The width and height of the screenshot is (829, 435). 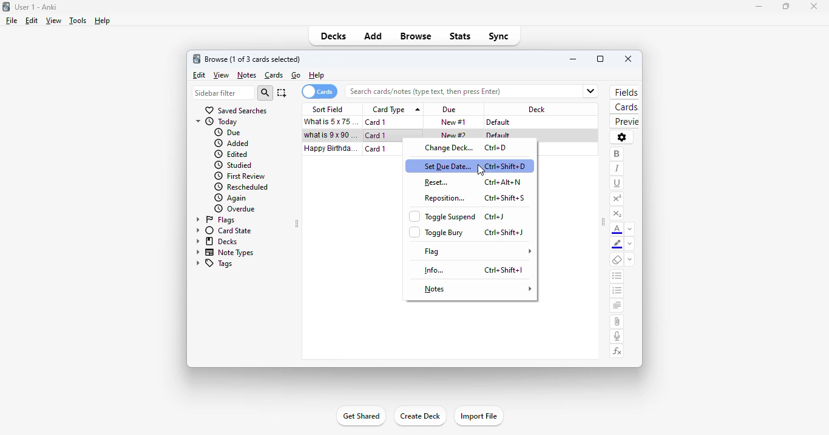 I want to click on cards, so click(x=274, y=76).